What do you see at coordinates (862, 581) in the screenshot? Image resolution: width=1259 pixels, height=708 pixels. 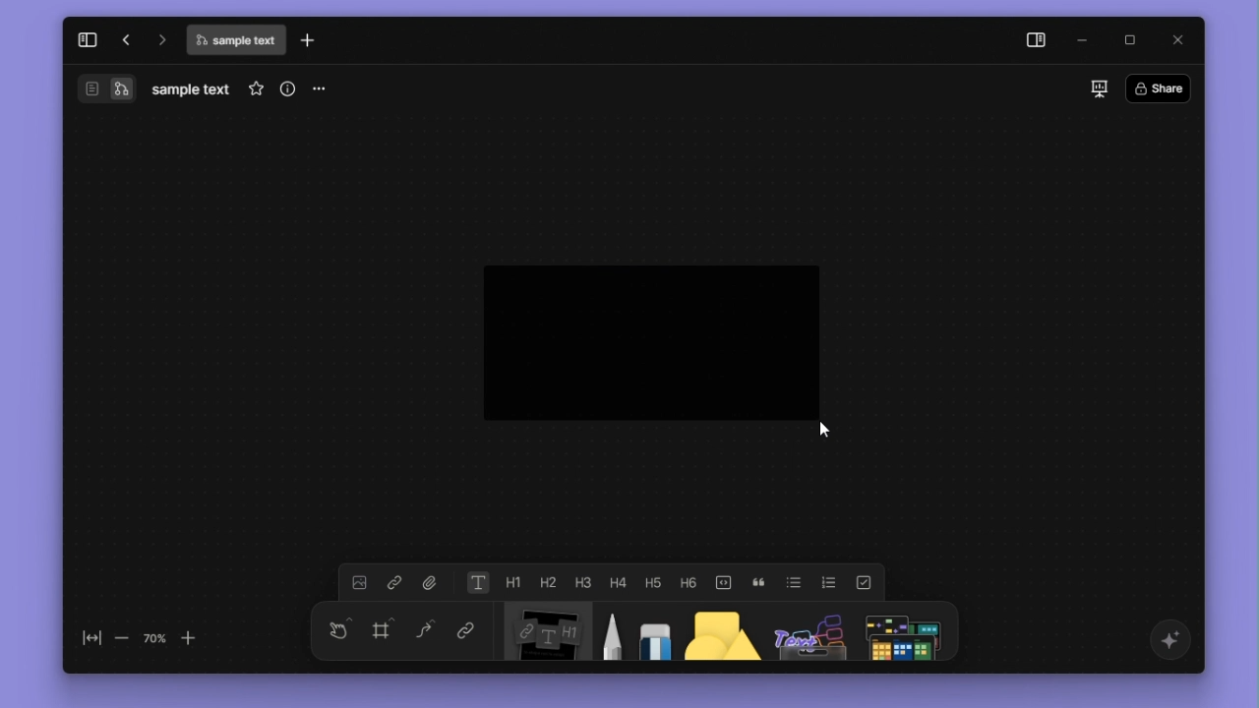 I see `to do list` at bounding box center [862, 581].